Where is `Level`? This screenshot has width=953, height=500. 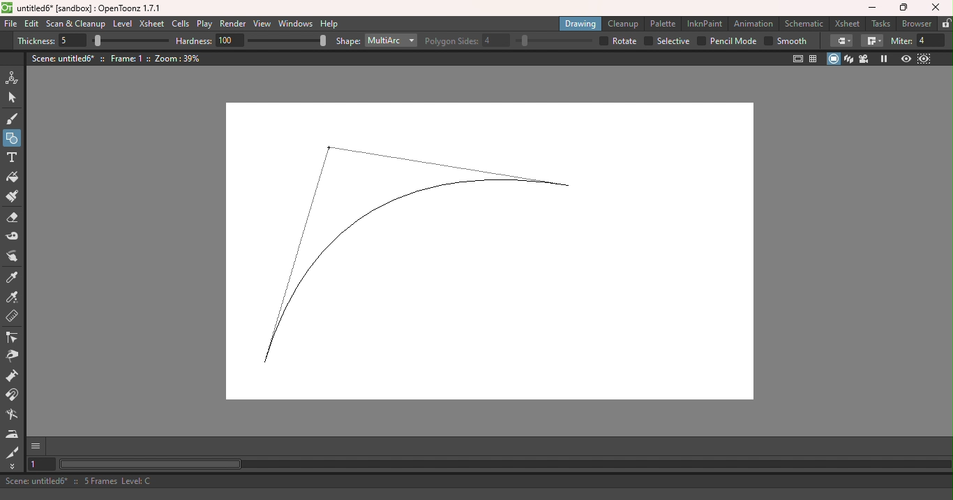
Level is located at coordinates (122, 24).